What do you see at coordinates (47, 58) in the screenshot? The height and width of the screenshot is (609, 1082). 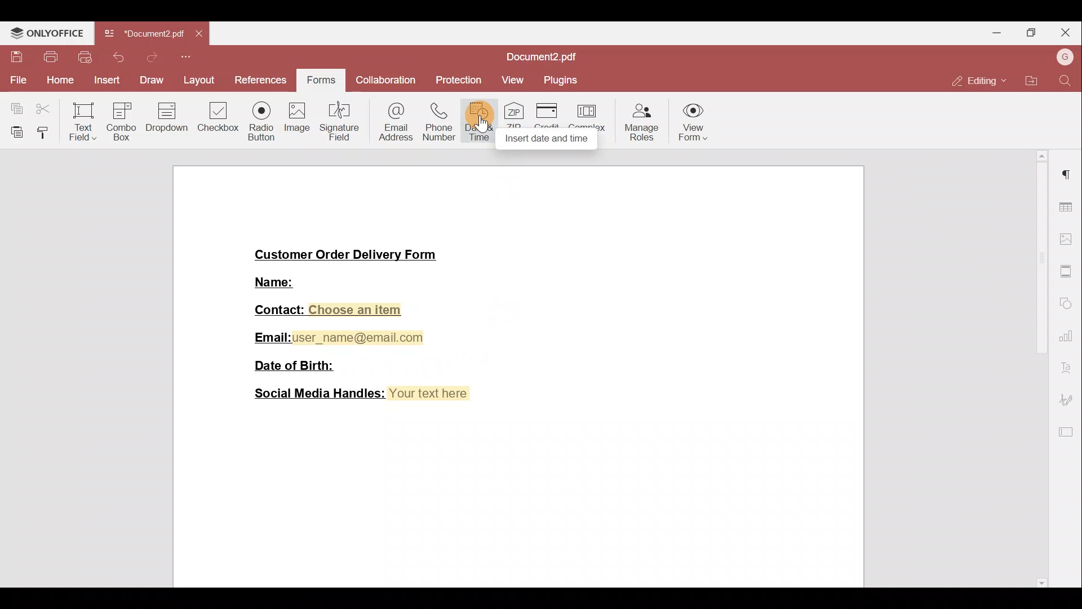 I see `Print file` at bounding box center [47, 58].